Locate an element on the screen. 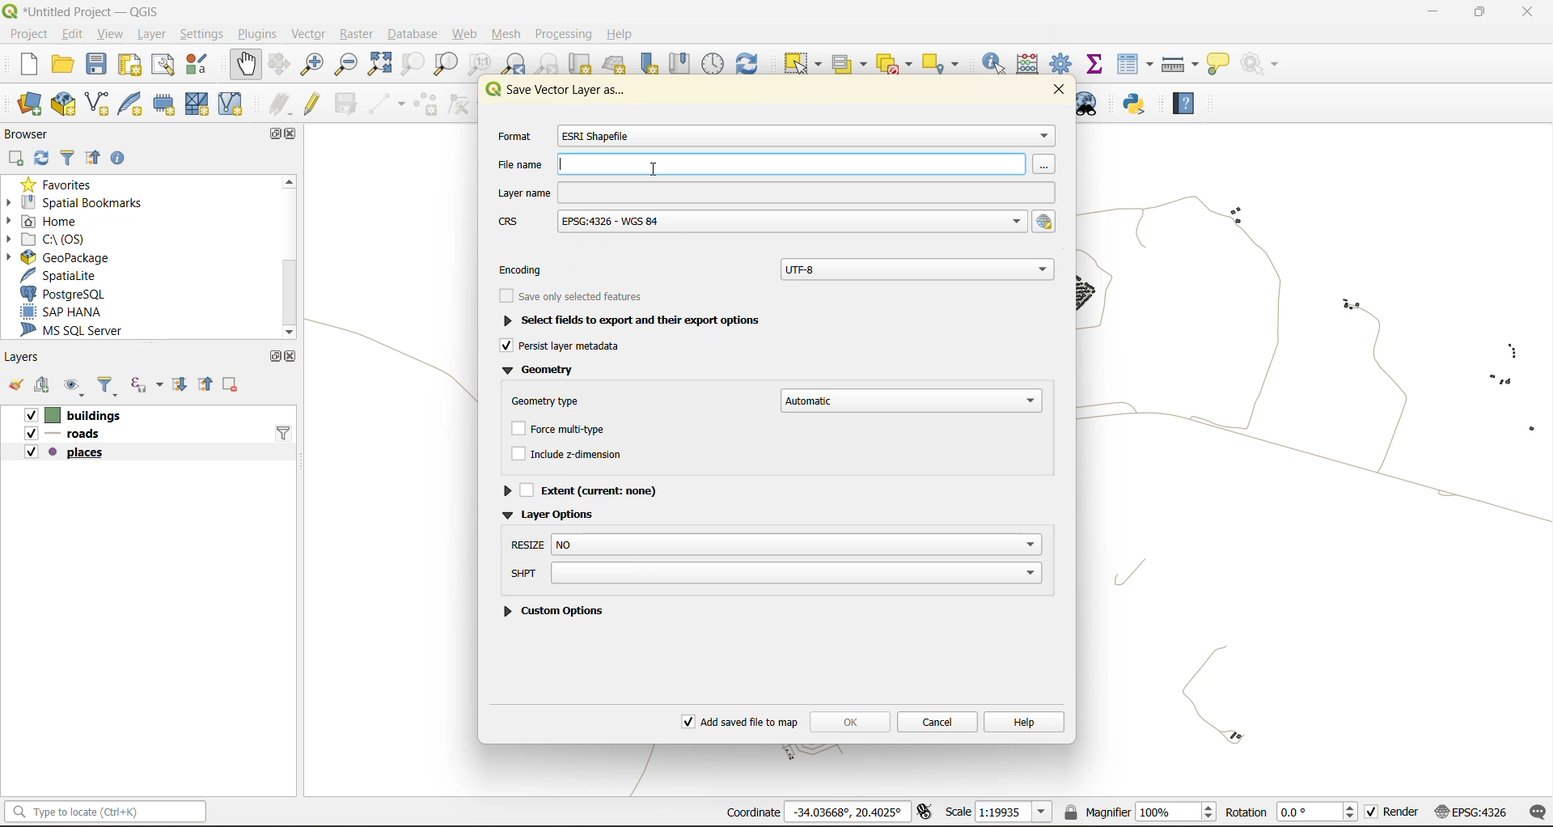 The image size is (1553, 827). Resize is located at coordinates (776, 545).